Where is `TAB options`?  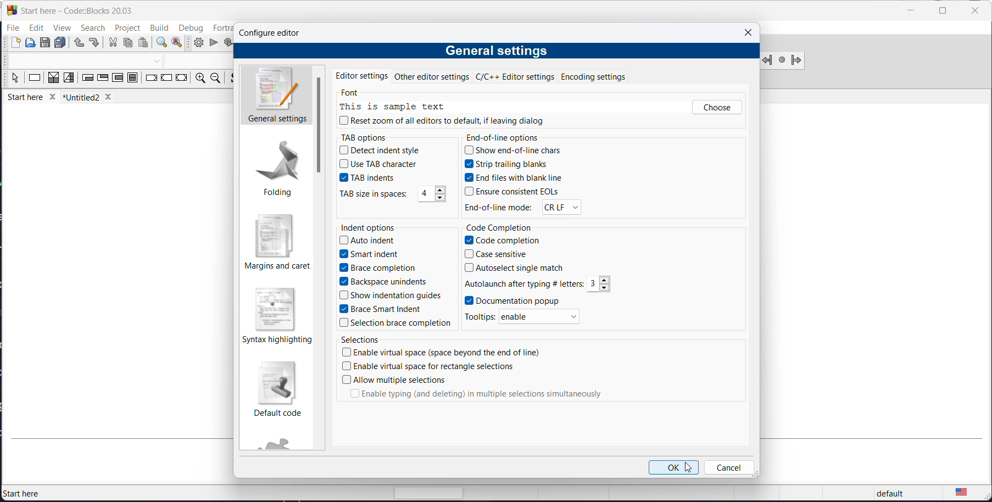
TAB options is located at coordinates (371, 138).